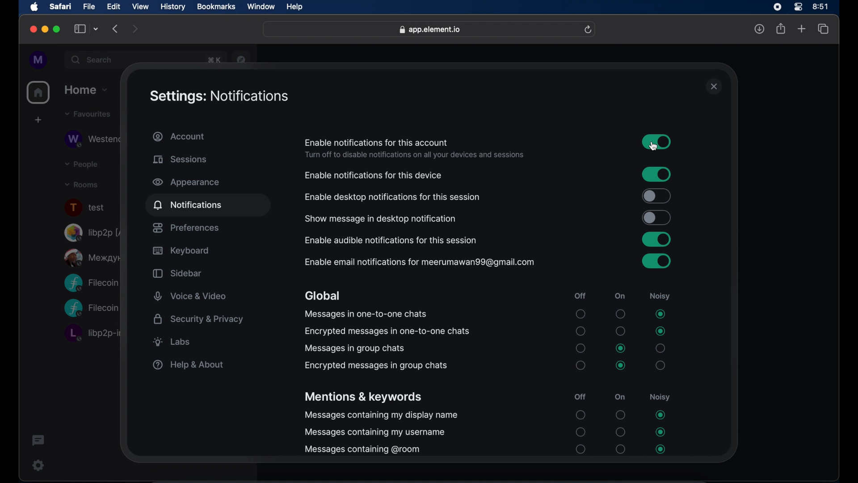 The height and width of the screenshot is (483, 858). I want to click on radio button, so click(660, 314).